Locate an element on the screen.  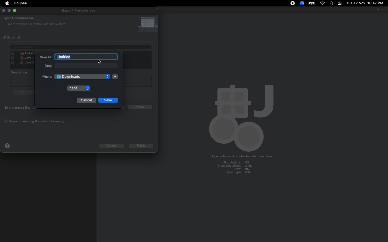
export all is located at coordinates (17, 38).